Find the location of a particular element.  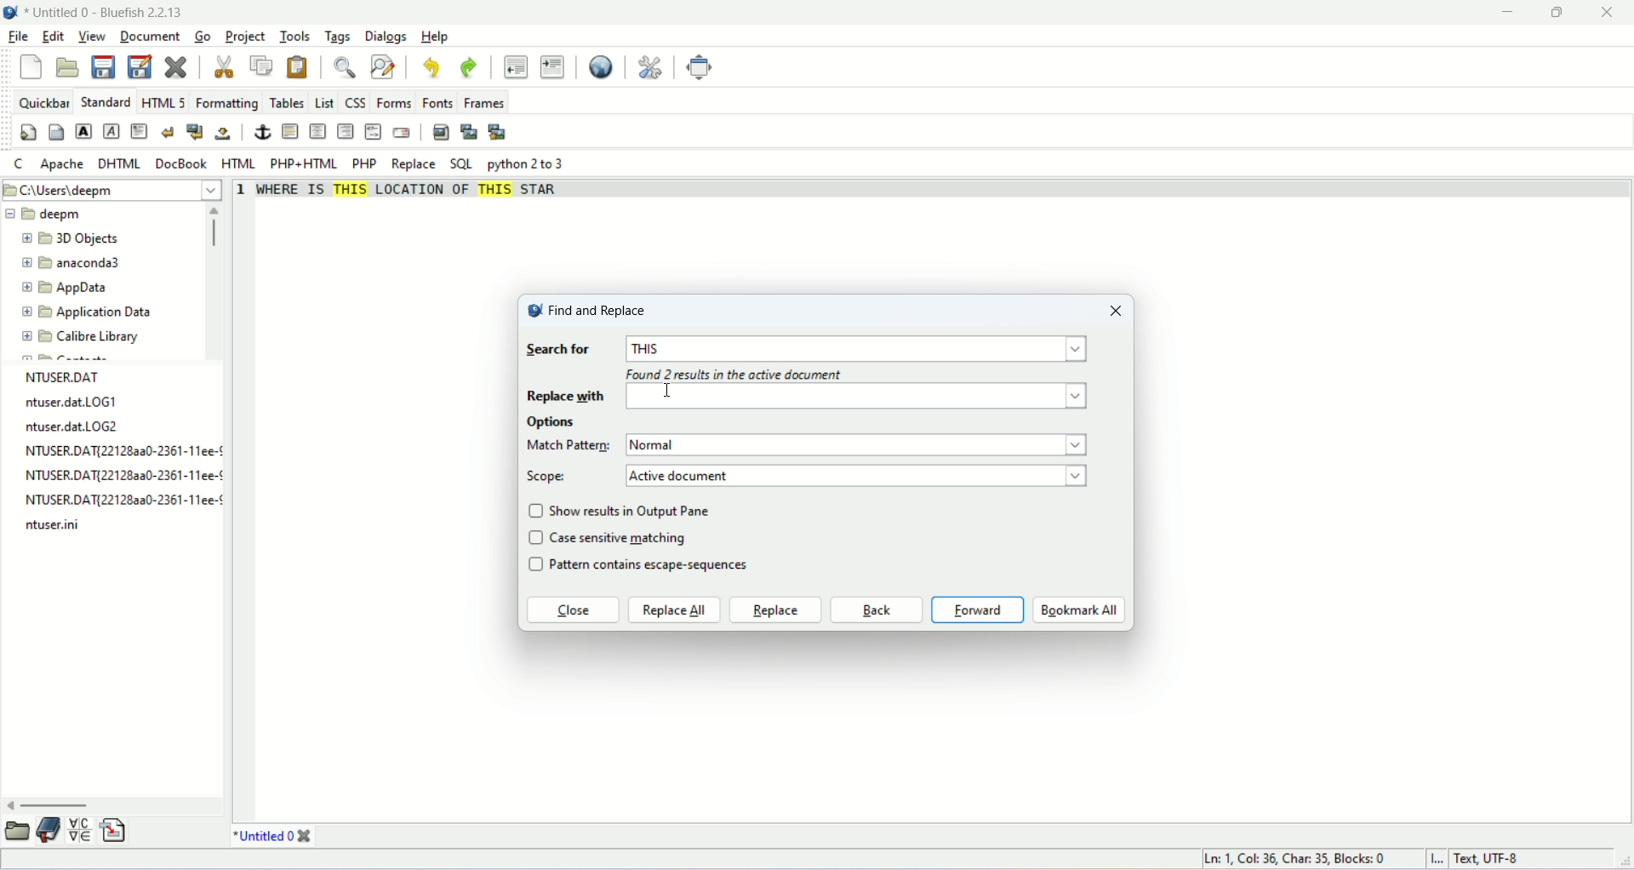

raplace is located at coordinates (775, 610).